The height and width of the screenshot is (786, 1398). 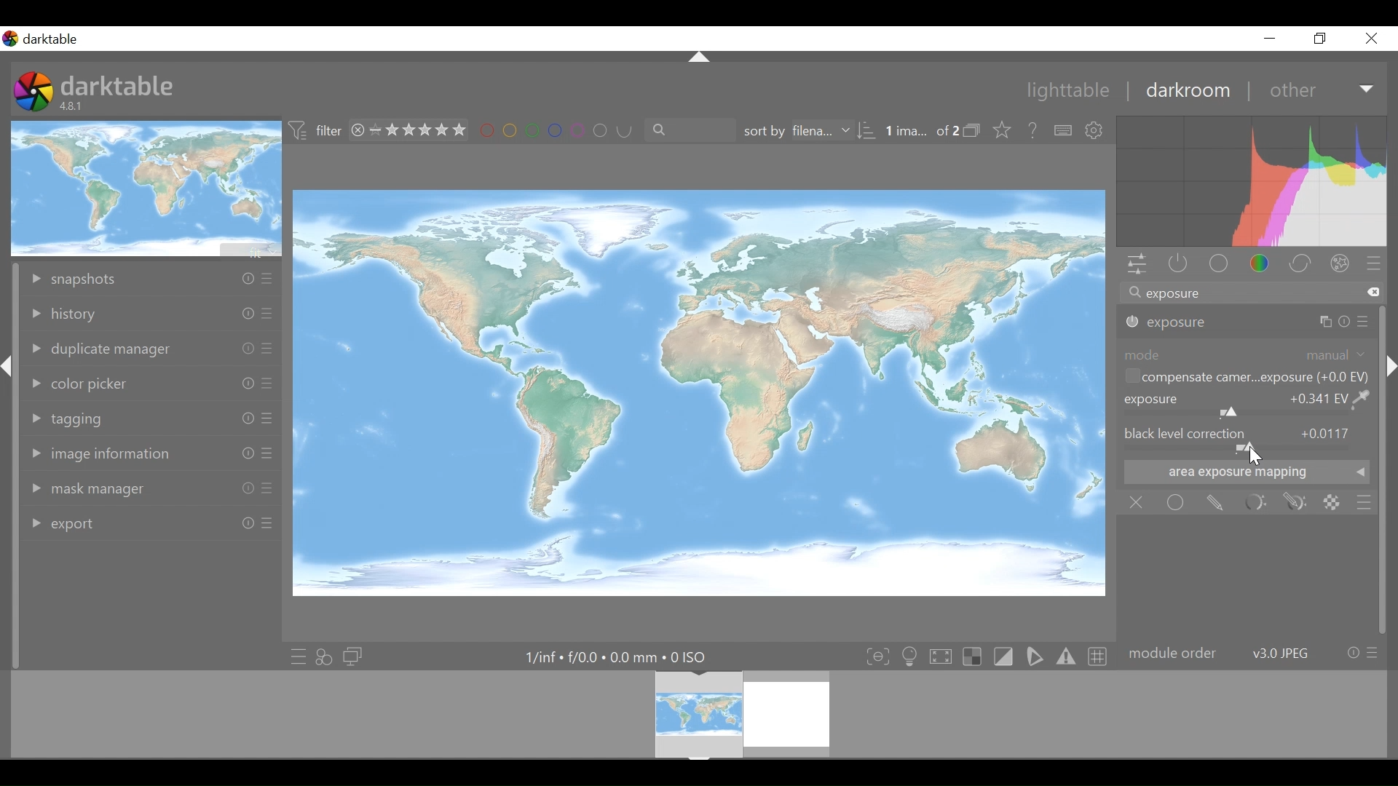 What do you see at coordinates (1217, 501) in the screenshot?
I see `drawn mask` at bounding box center [1217, 501].